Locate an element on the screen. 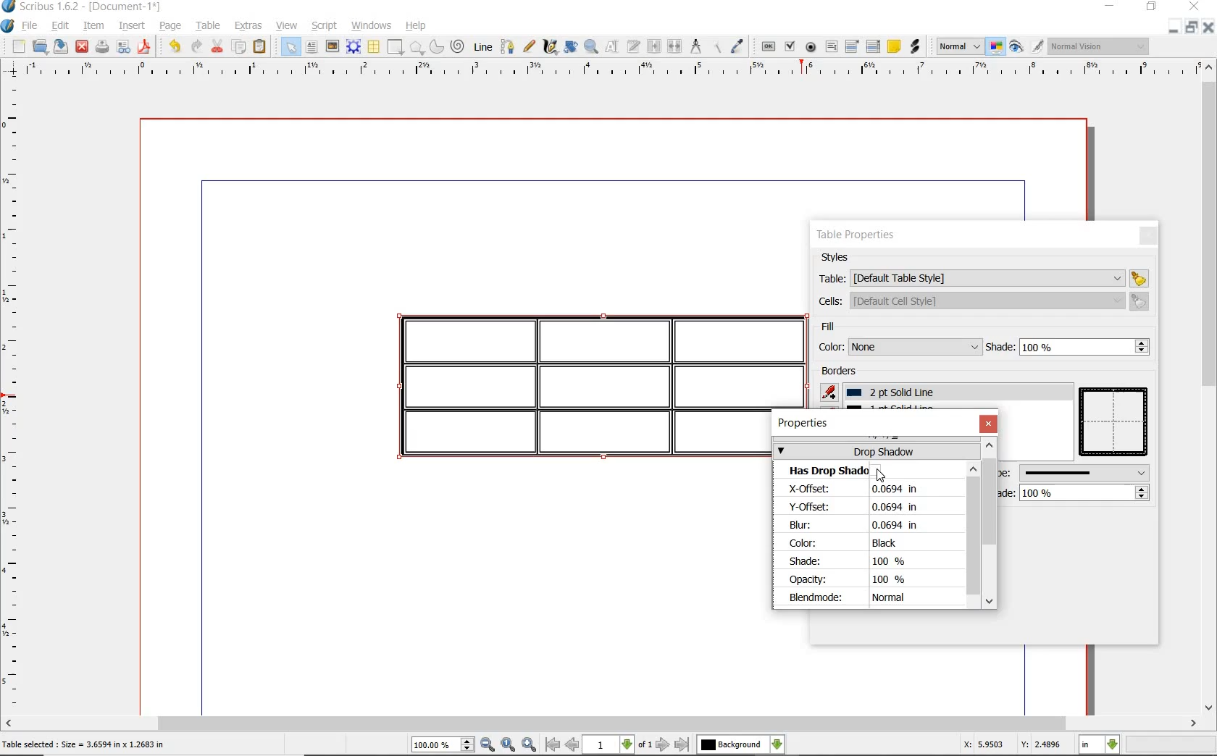  go to next page is located at coordinates (664, 744).